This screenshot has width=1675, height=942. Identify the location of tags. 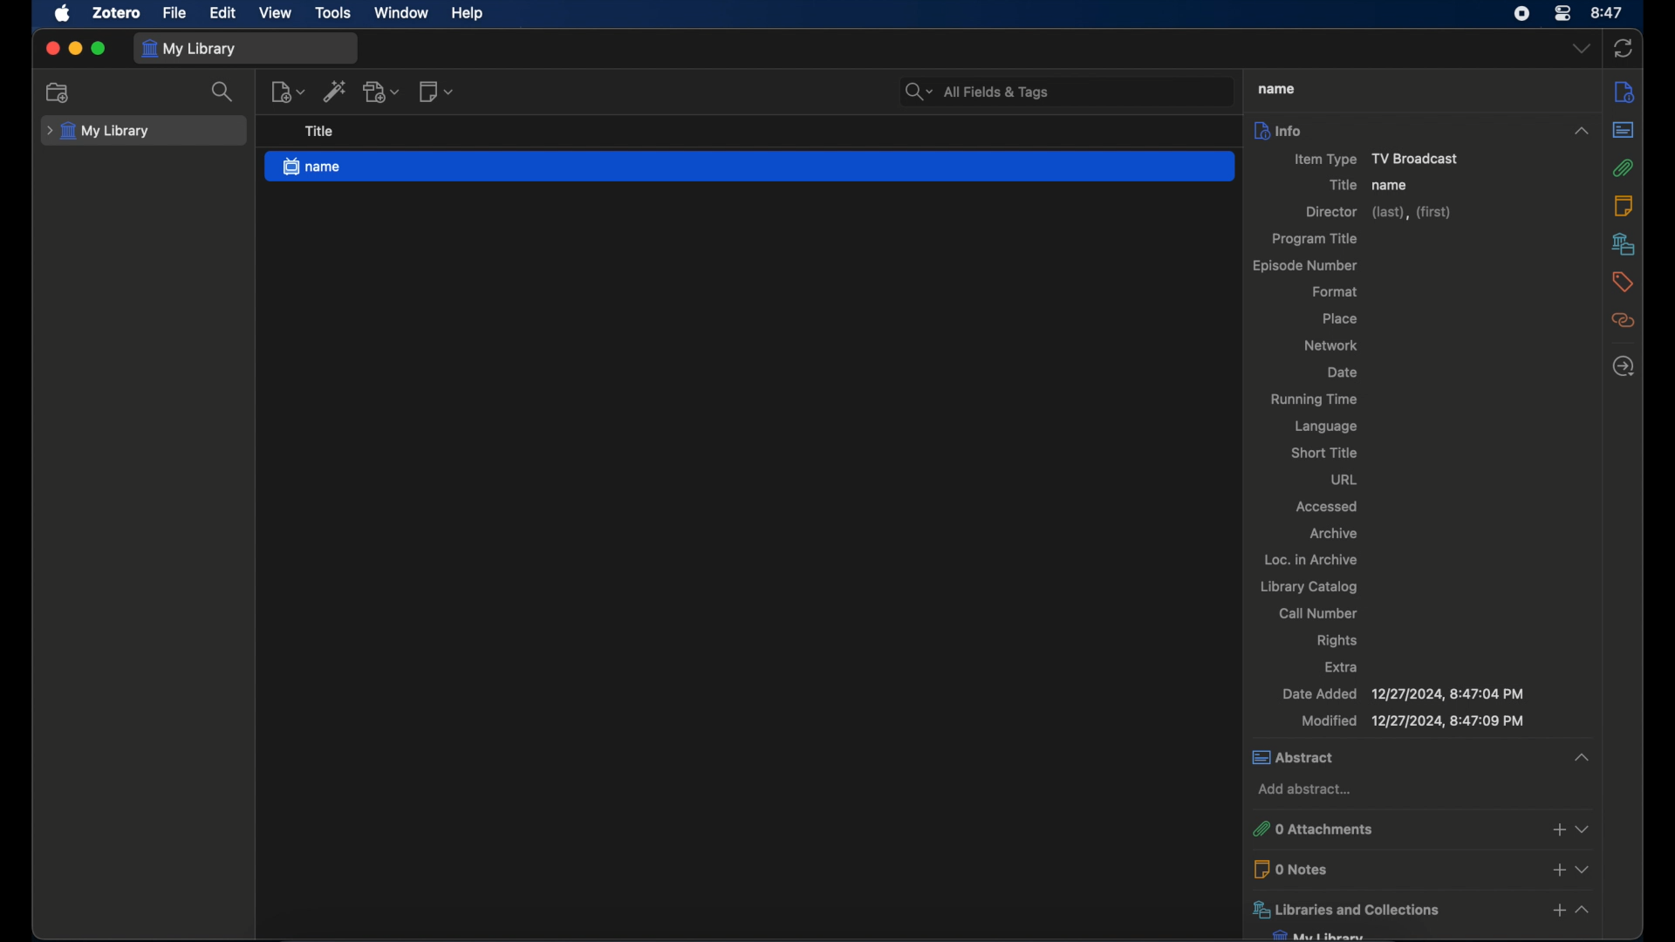
(1624, 282).